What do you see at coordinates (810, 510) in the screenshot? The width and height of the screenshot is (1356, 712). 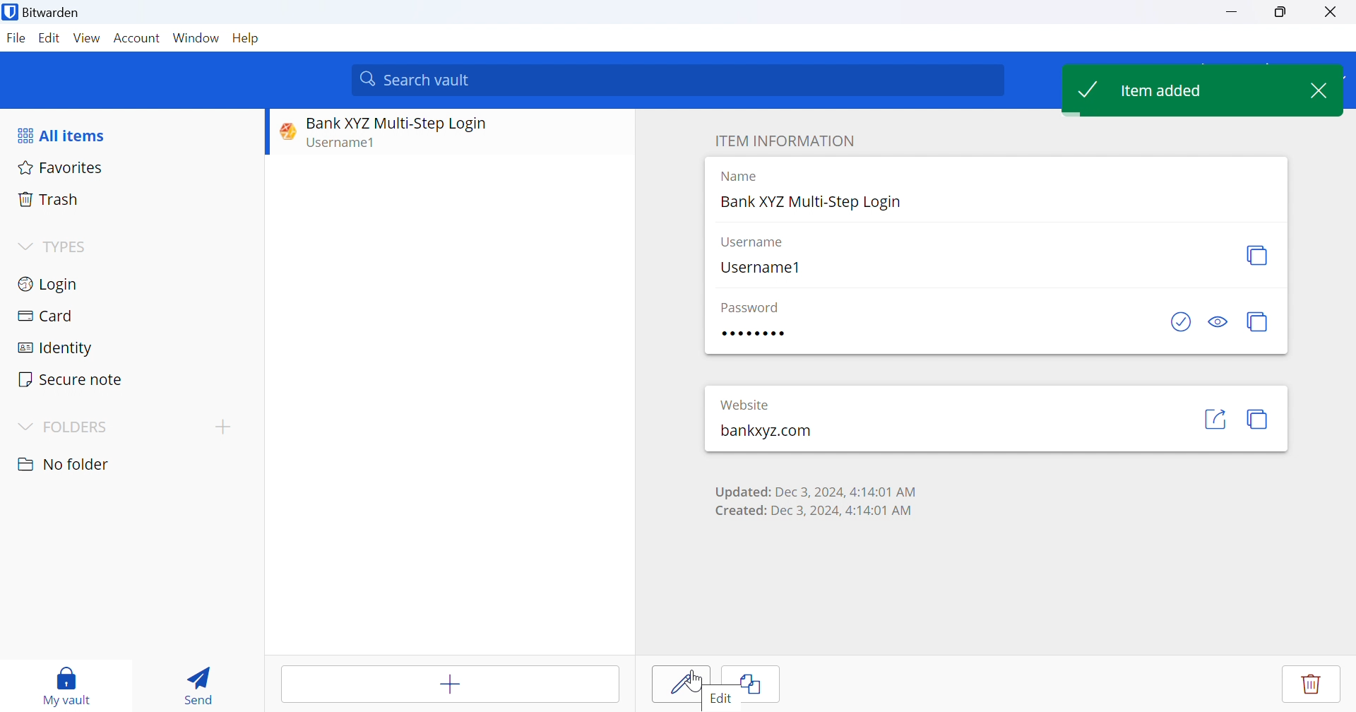 I see `Created: Dec 3, 2024, 4:14:01 AM` at bounding box center [810, 510].